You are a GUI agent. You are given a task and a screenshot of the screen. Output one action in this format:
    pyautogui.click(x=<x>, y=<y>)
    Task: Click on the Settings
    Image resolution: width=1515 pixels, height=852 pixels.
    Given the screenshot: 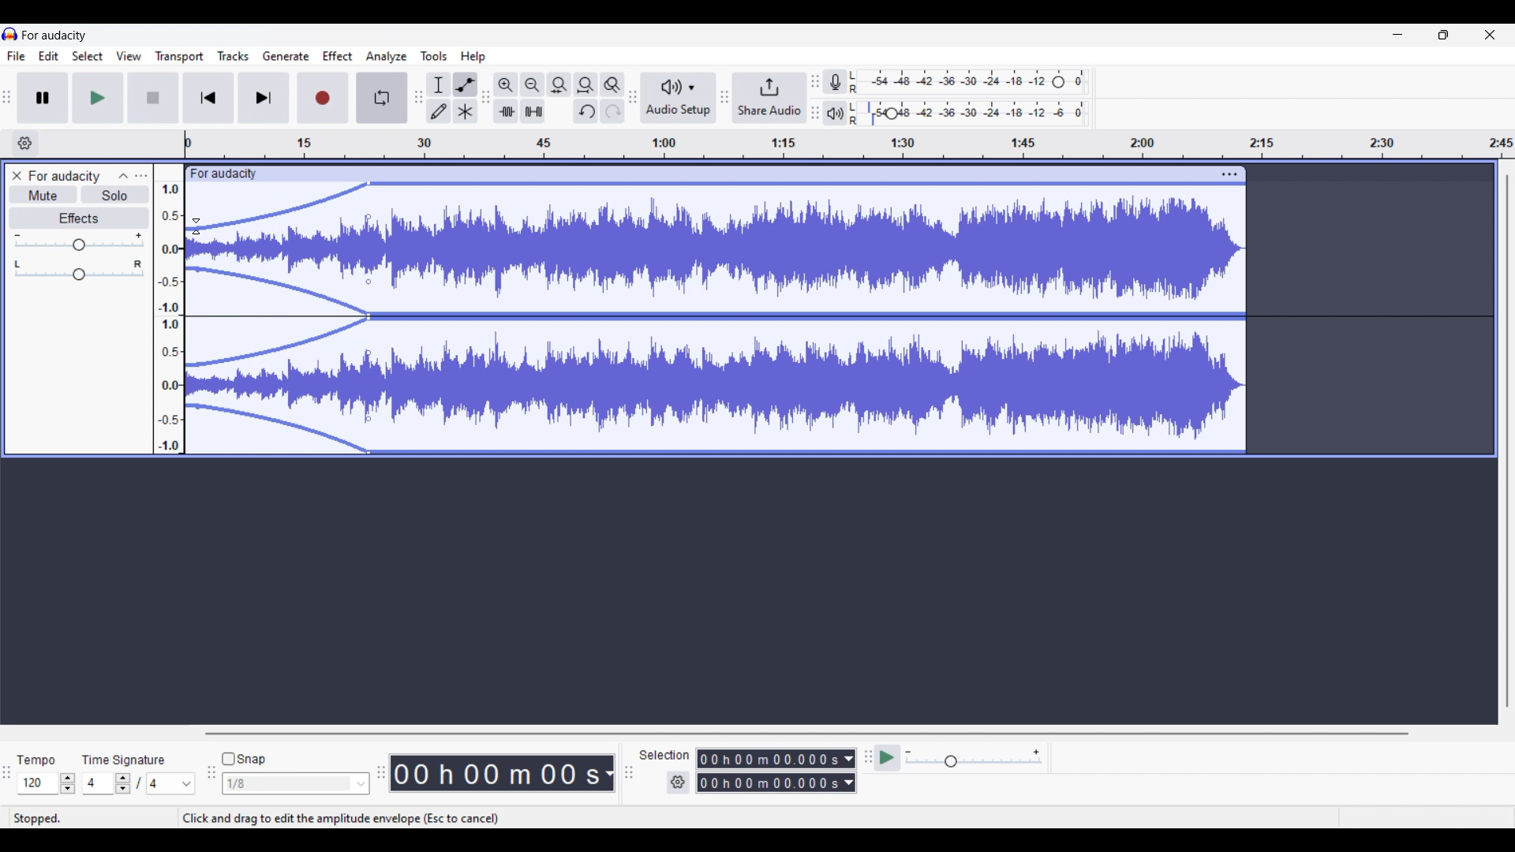 What is the action you would take?
    pyautogui.click(x=679, y=783)
    